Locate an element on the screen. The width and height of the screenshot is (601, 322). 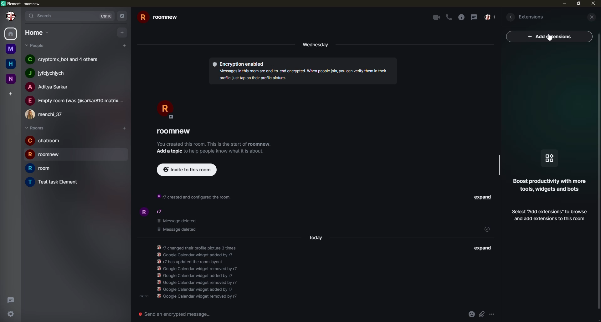
room is located at coordinates (44, 141).